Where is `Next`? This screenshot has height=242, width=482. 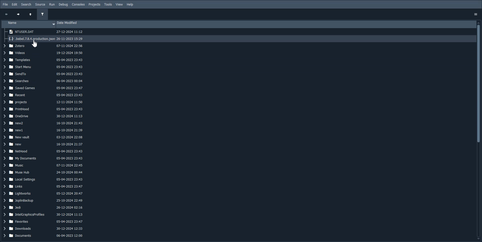
Next is located at coordinates (18, 15).